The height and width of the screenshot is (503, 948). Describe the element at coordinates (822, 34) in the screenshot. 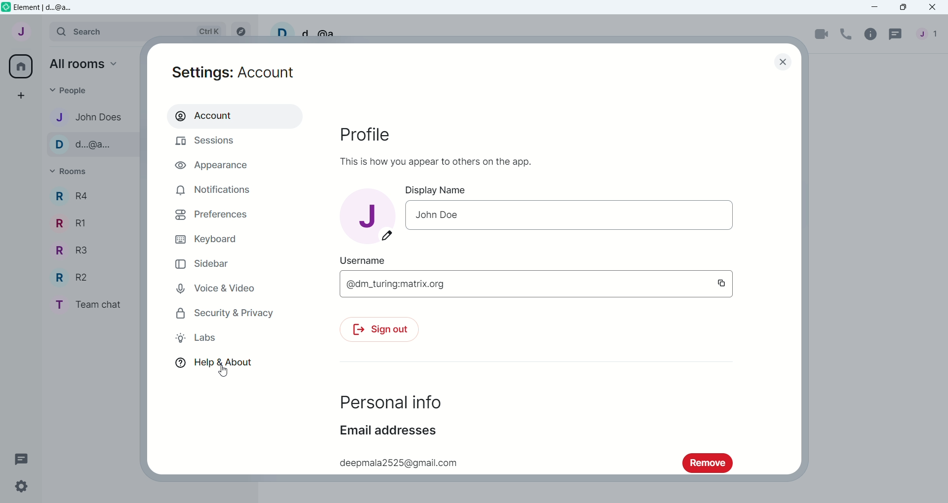

I see `Video call` at that location.